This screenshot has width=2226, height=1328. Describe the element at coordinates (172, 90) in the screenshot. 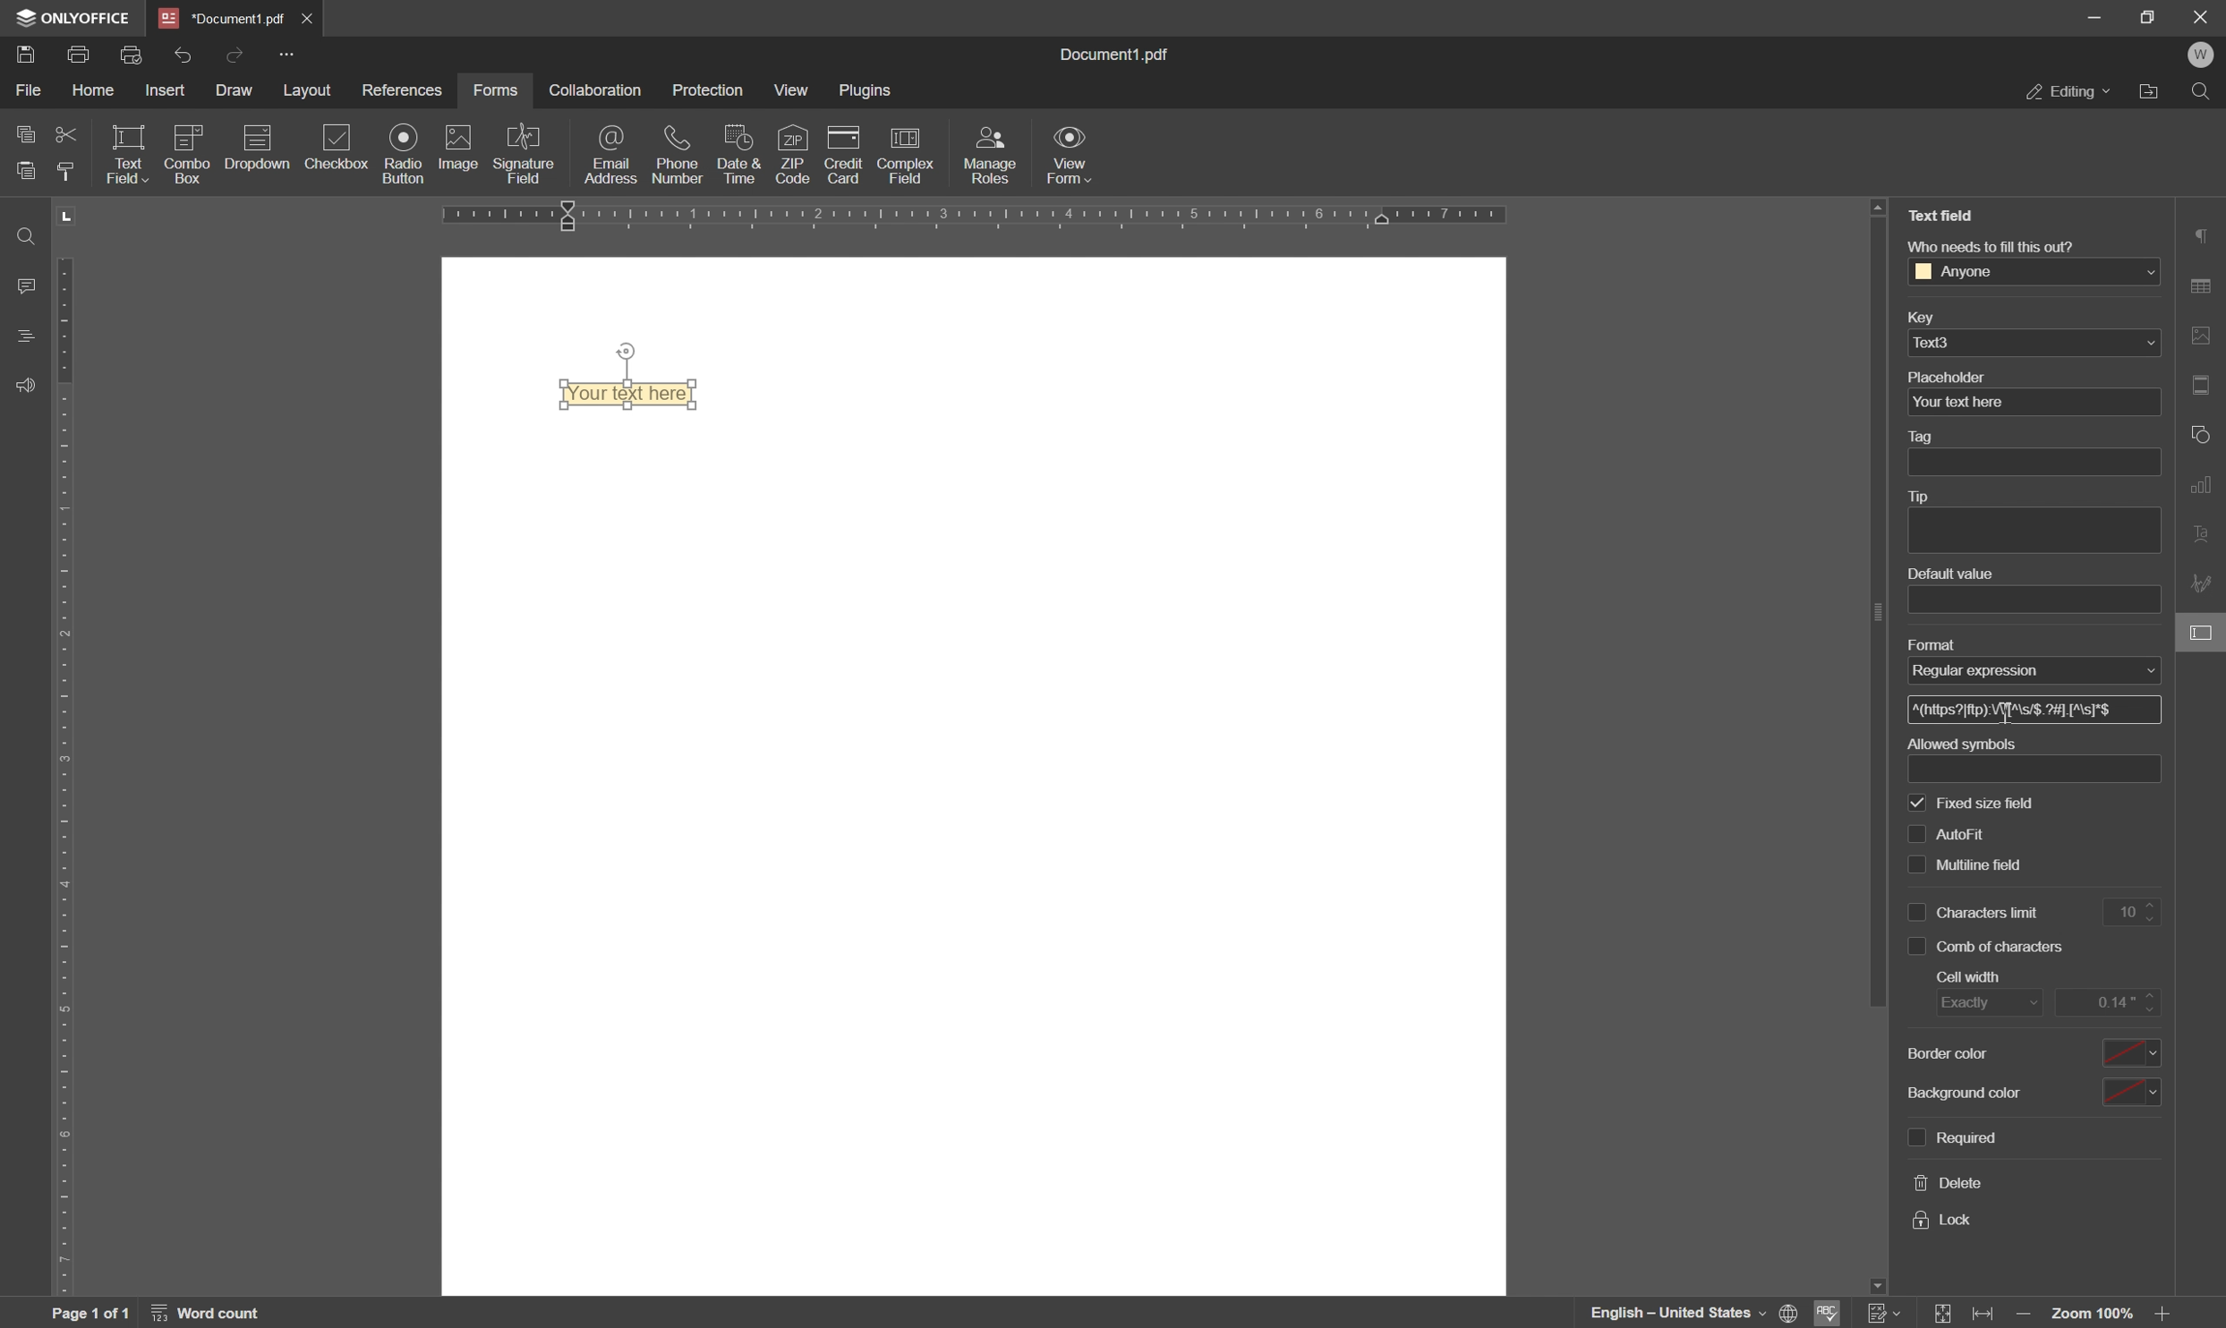

I see `insert` at that location.